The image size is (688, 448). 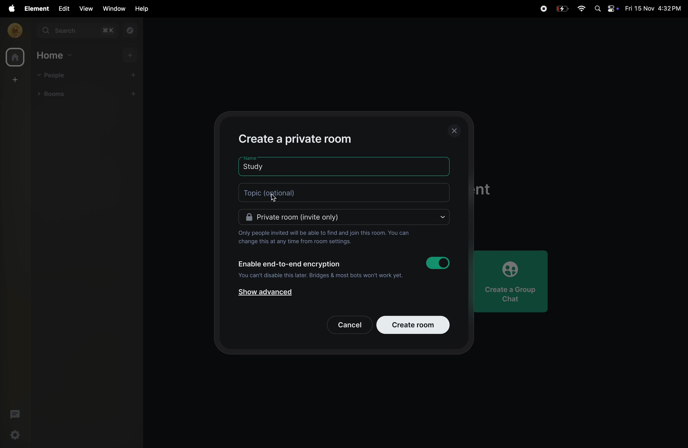 I want to click on wifi, so click(x=581, y=9).